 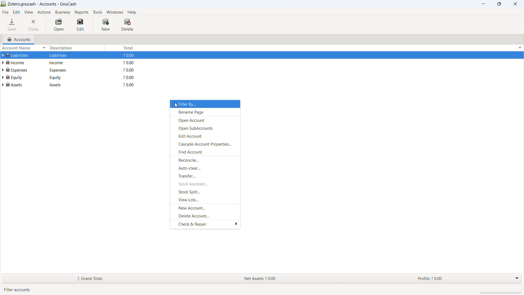 I want to click on Assets, so click(x=17, y=85).